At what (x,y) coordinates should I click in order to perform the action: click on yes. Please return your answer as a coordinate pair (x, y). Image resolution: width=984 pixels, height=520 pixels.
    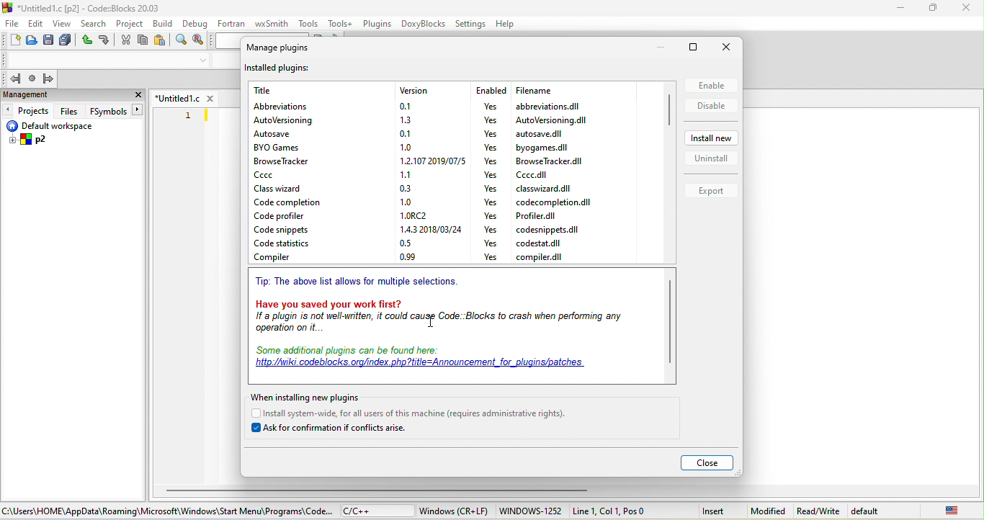
    Looking at the image, I should click on (490, 216).